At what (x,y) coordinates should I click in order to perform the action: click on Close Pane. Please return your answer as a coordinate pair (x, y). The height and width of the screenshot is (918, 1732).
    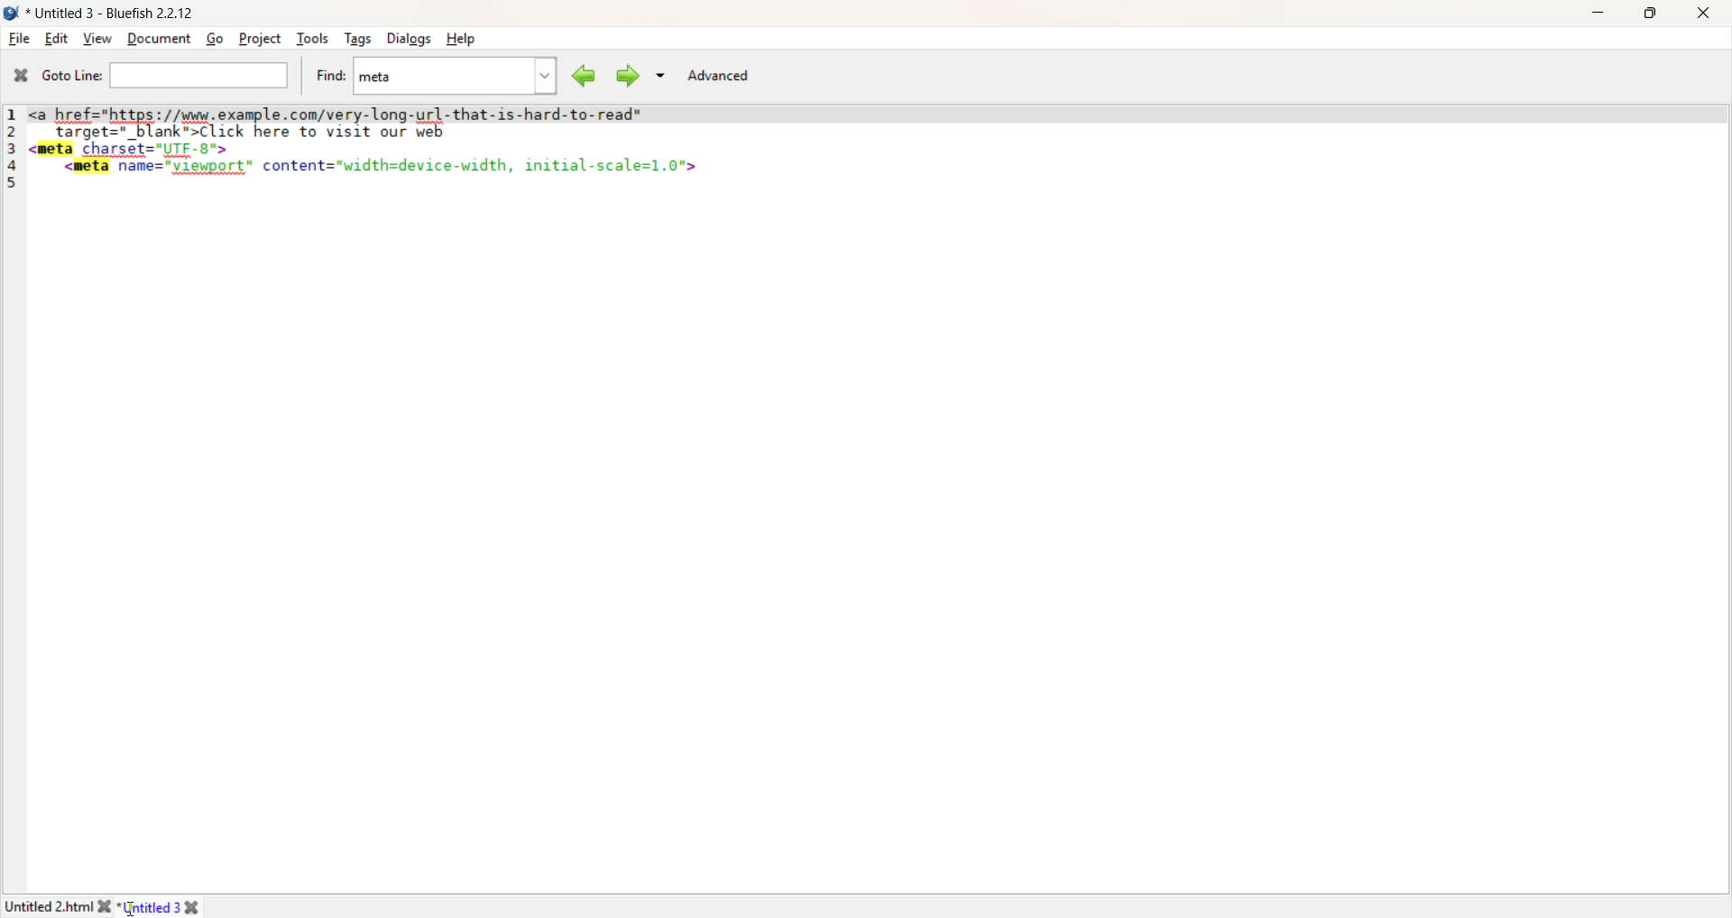
    Looking at the image, I should click on (19, 76).